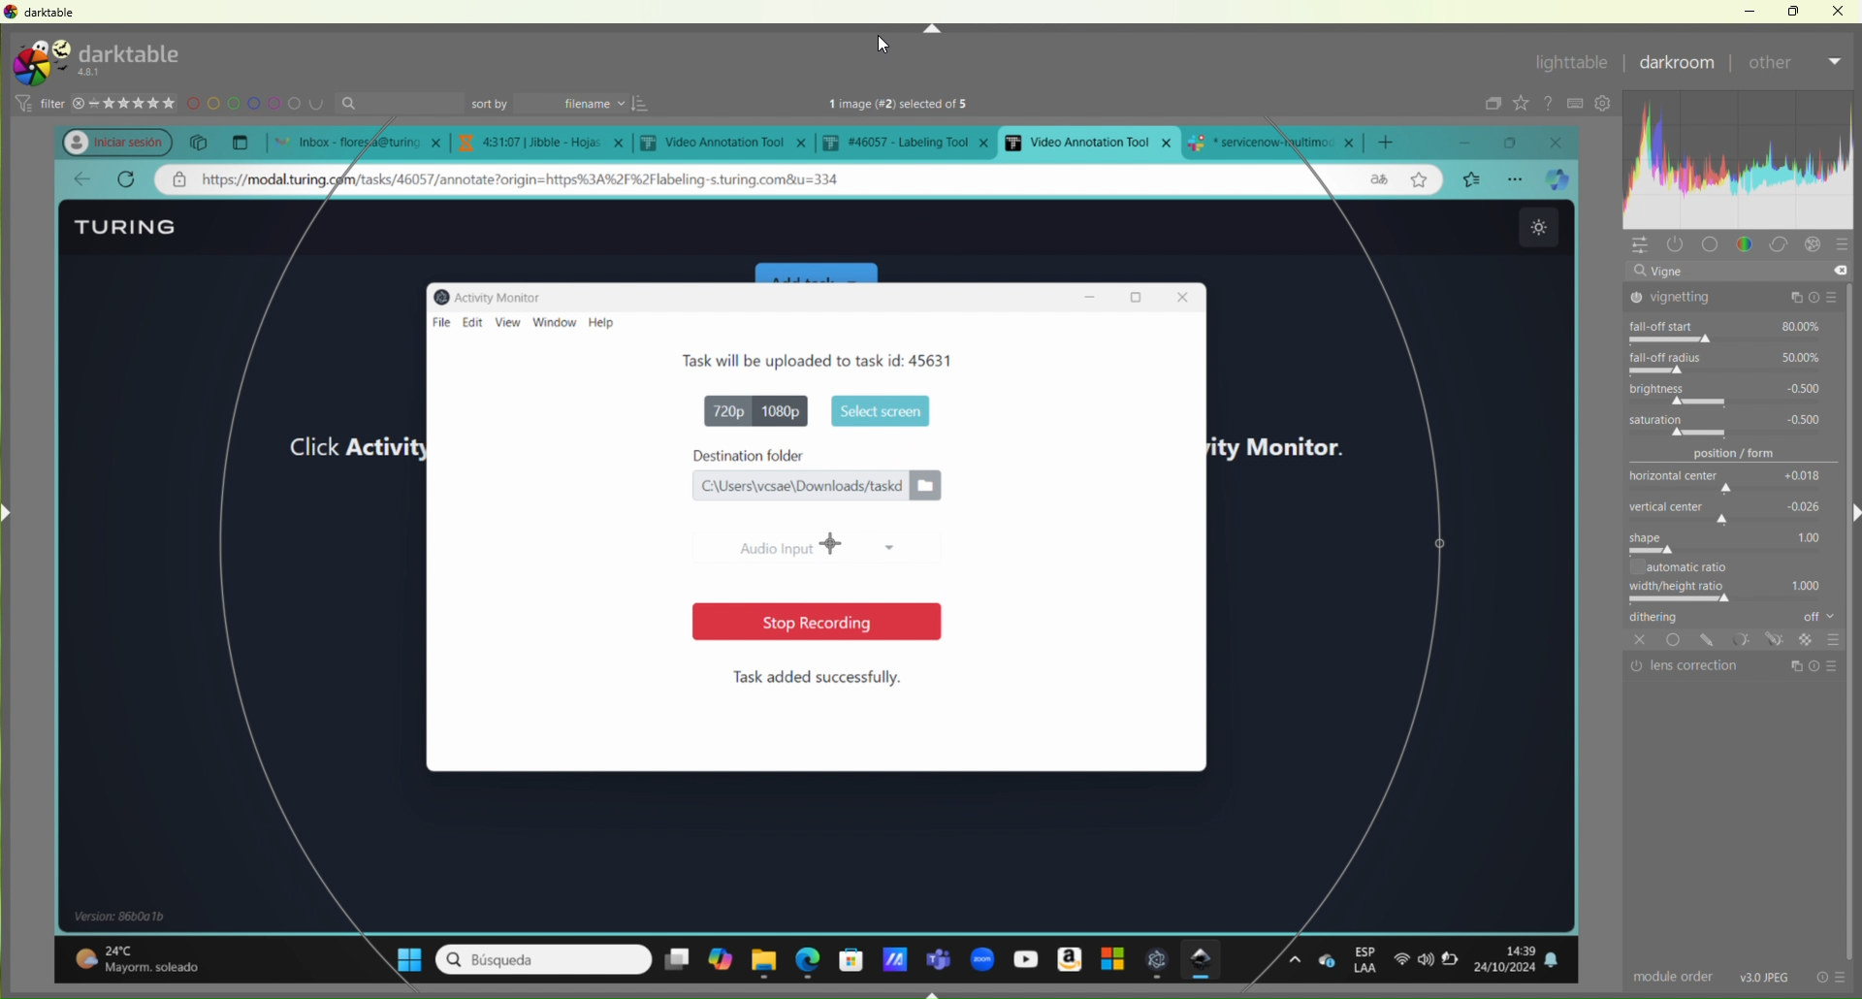  Describe the element at coordinates (609, 323) in the screenshot. I see `help` at that location.